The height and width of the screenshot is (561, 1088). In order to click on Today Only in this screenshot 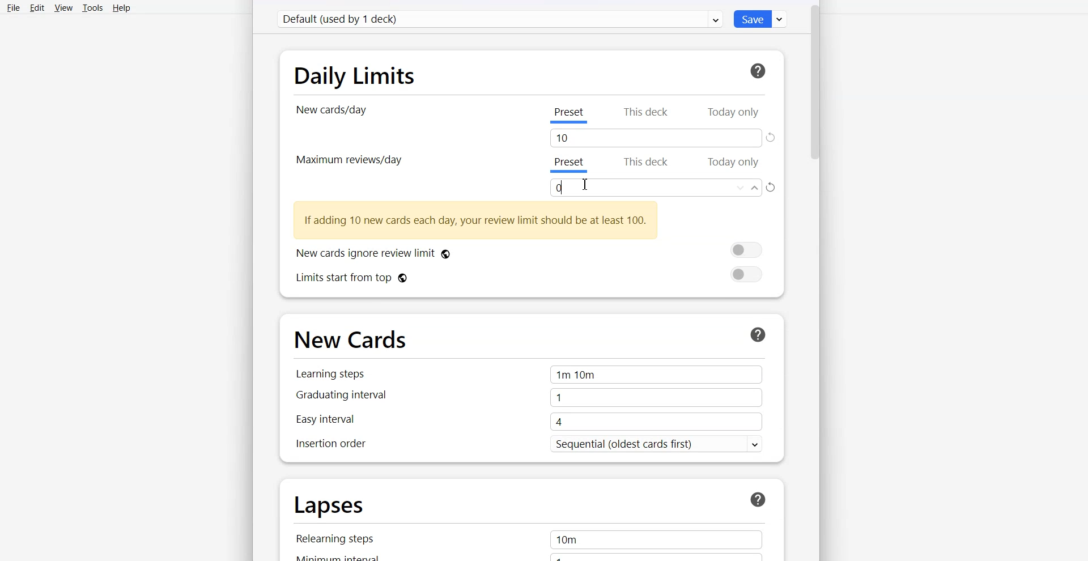, I will do `click(733, 113)`.